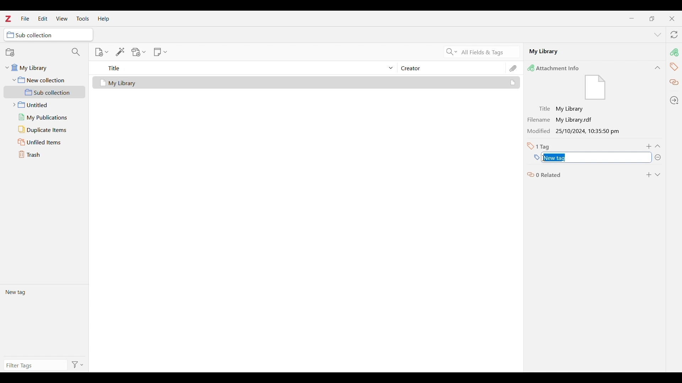 Image resolution: width=682 pixels, height=383 pixels. Describe the element at coordinates (25, 18) in the screenshot. I see `File menu` at that location.